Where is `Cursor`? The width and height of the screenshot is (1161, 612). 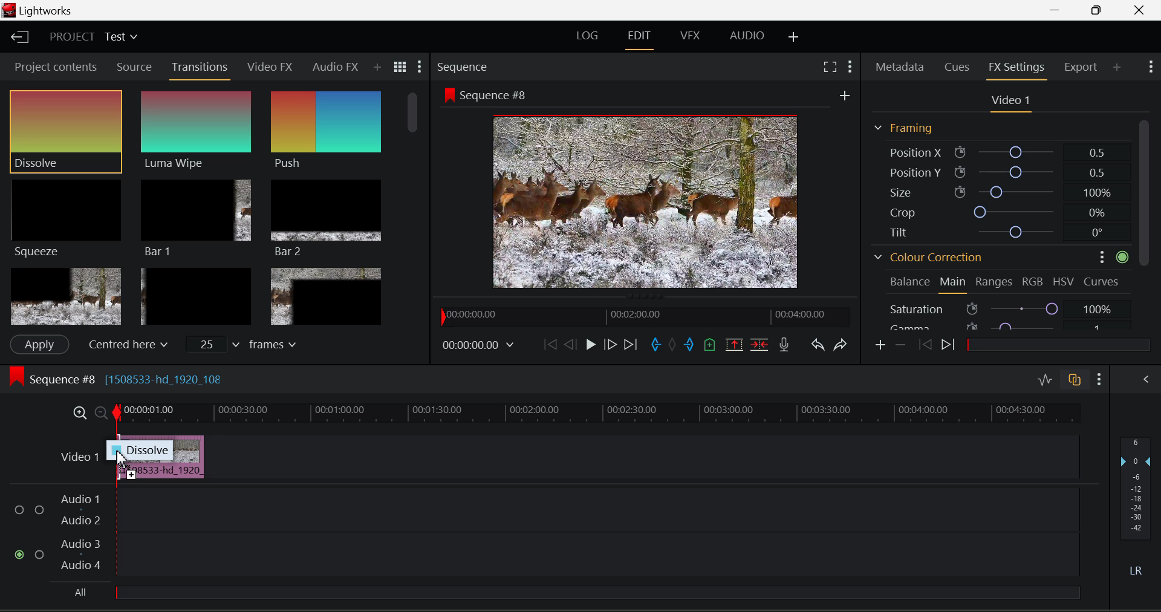 Cursor is located at coordinates (89, 130).